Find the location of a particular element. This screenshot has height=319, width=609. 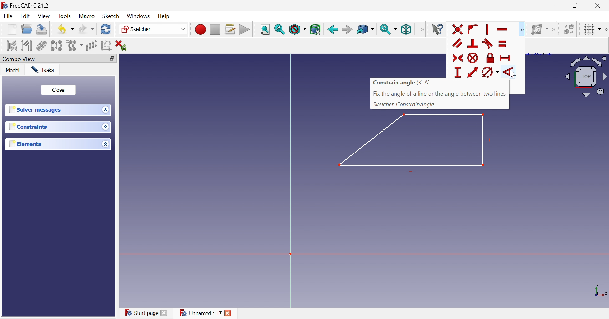

Remove axes alignment is located at coordinates (106, 47).